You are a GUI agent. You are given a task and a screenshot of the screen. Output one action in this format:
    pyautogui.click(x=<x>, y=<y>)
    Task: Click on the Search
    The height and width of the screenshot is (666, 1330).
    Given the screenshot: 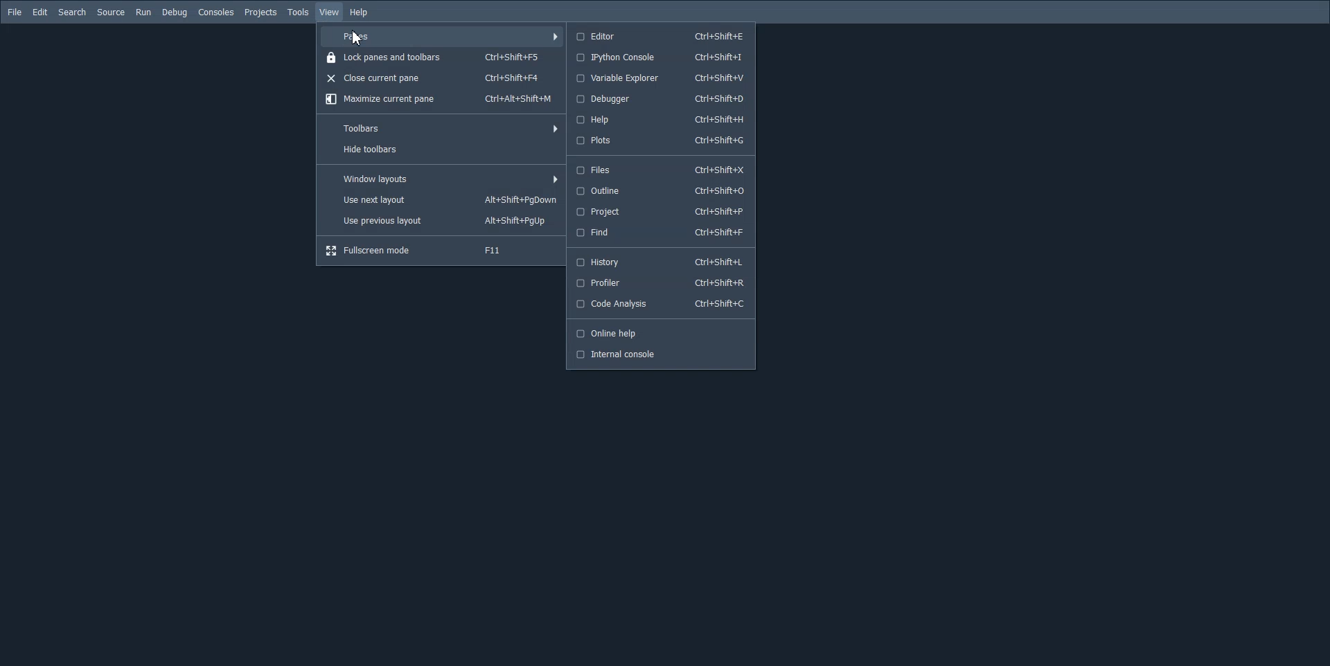 What is the action you would take?
    pyautogui.click(x=73, y=12)
    